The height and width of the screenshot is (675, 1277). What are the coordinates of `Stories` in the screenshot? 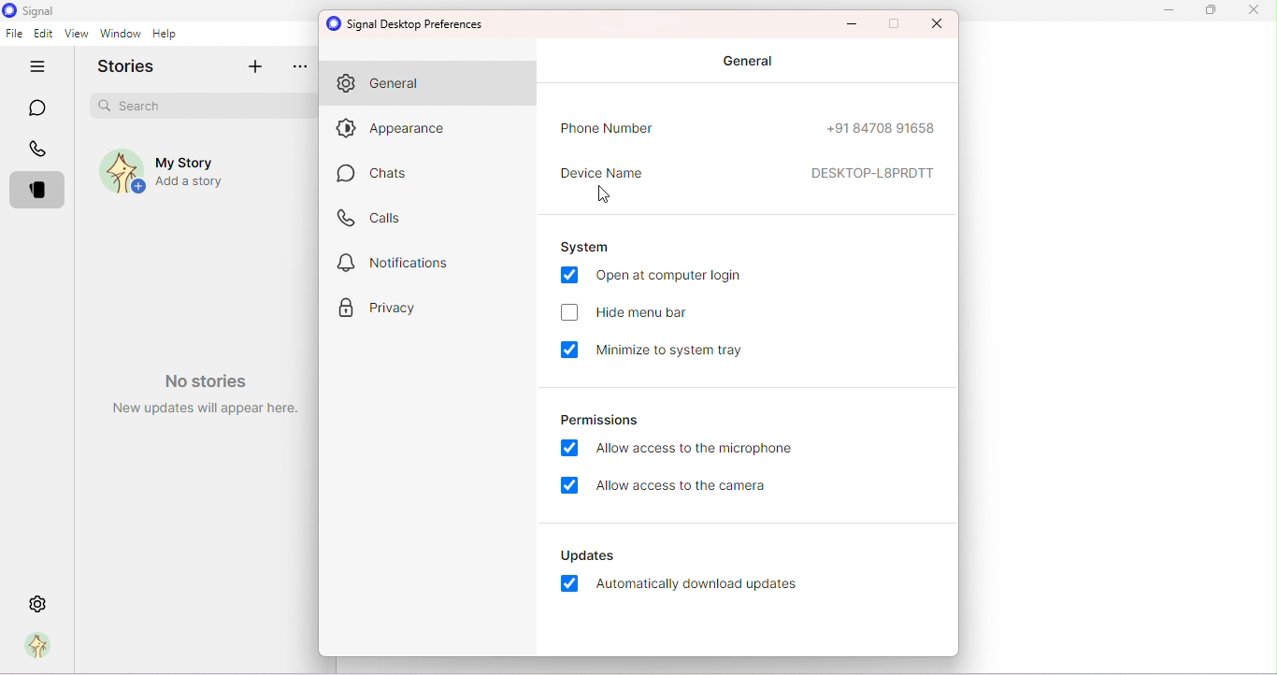 It's located at (139, 66).